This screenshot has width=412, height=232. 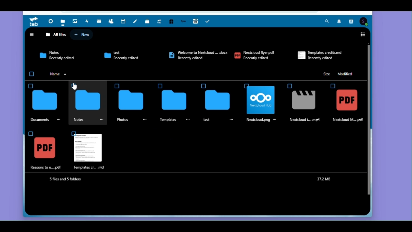 I want to click on New, so click(x=82, y=34).